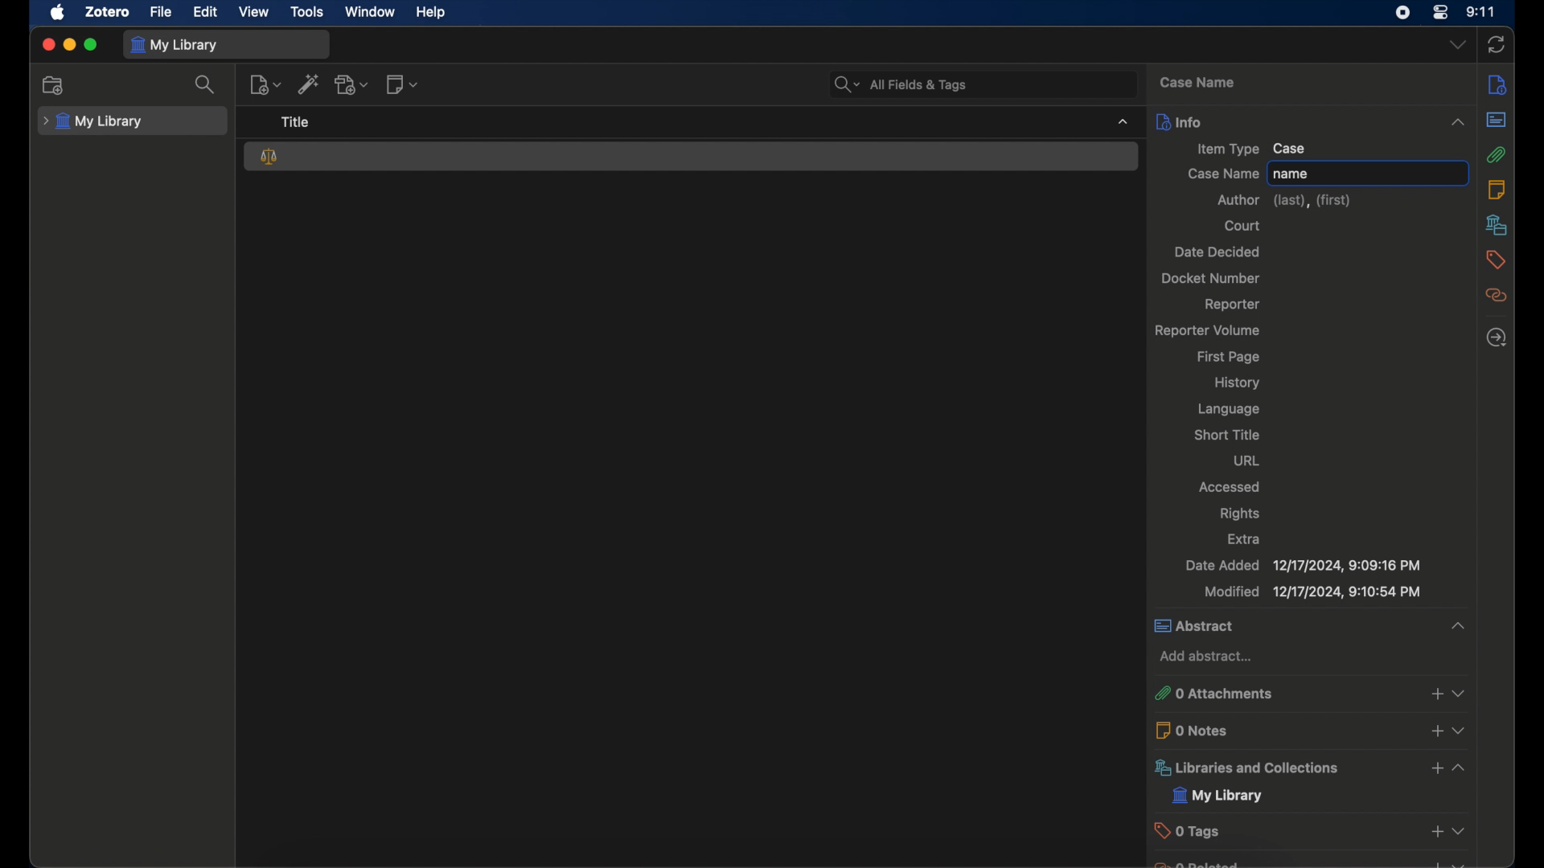 This screenshot has height=868, width=1544. I want to click on zotero, so click(108, 12).